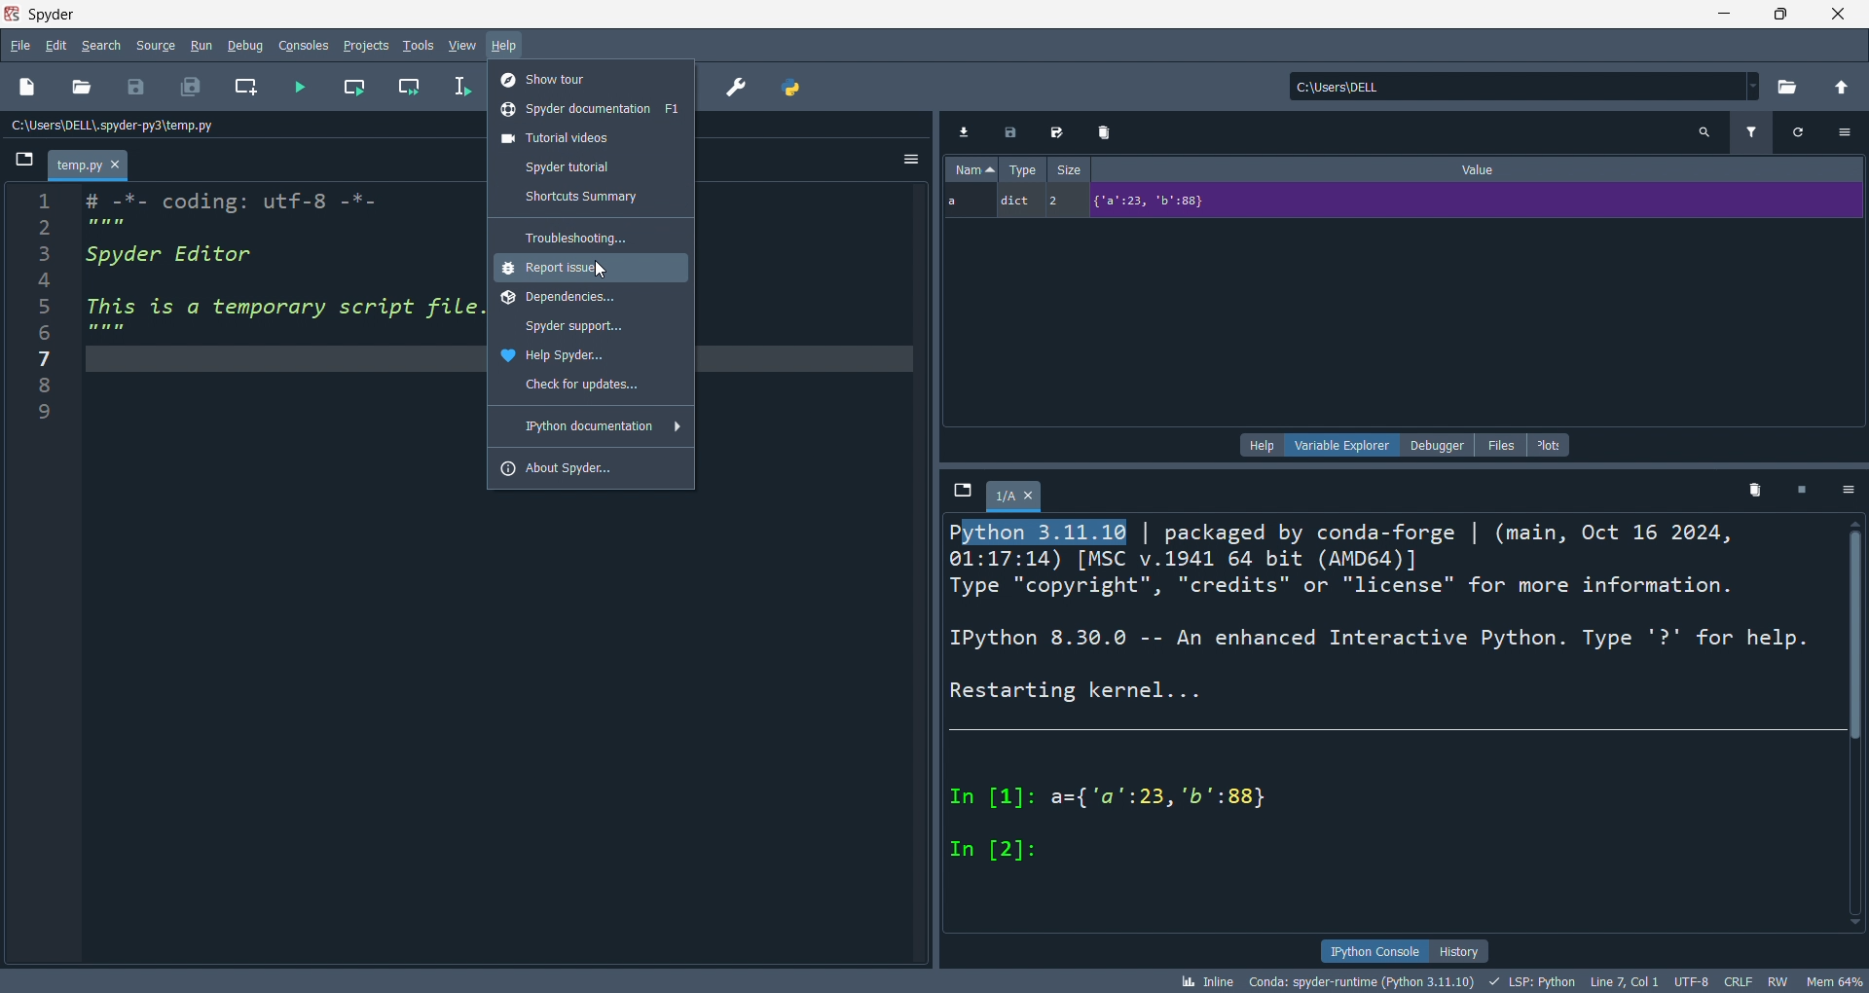 This screenshot has width=1869, height=993. What do you see at coordinates (89, 165) in the screenshot?
I see `Temp.py` at bounding box center [89, 165].